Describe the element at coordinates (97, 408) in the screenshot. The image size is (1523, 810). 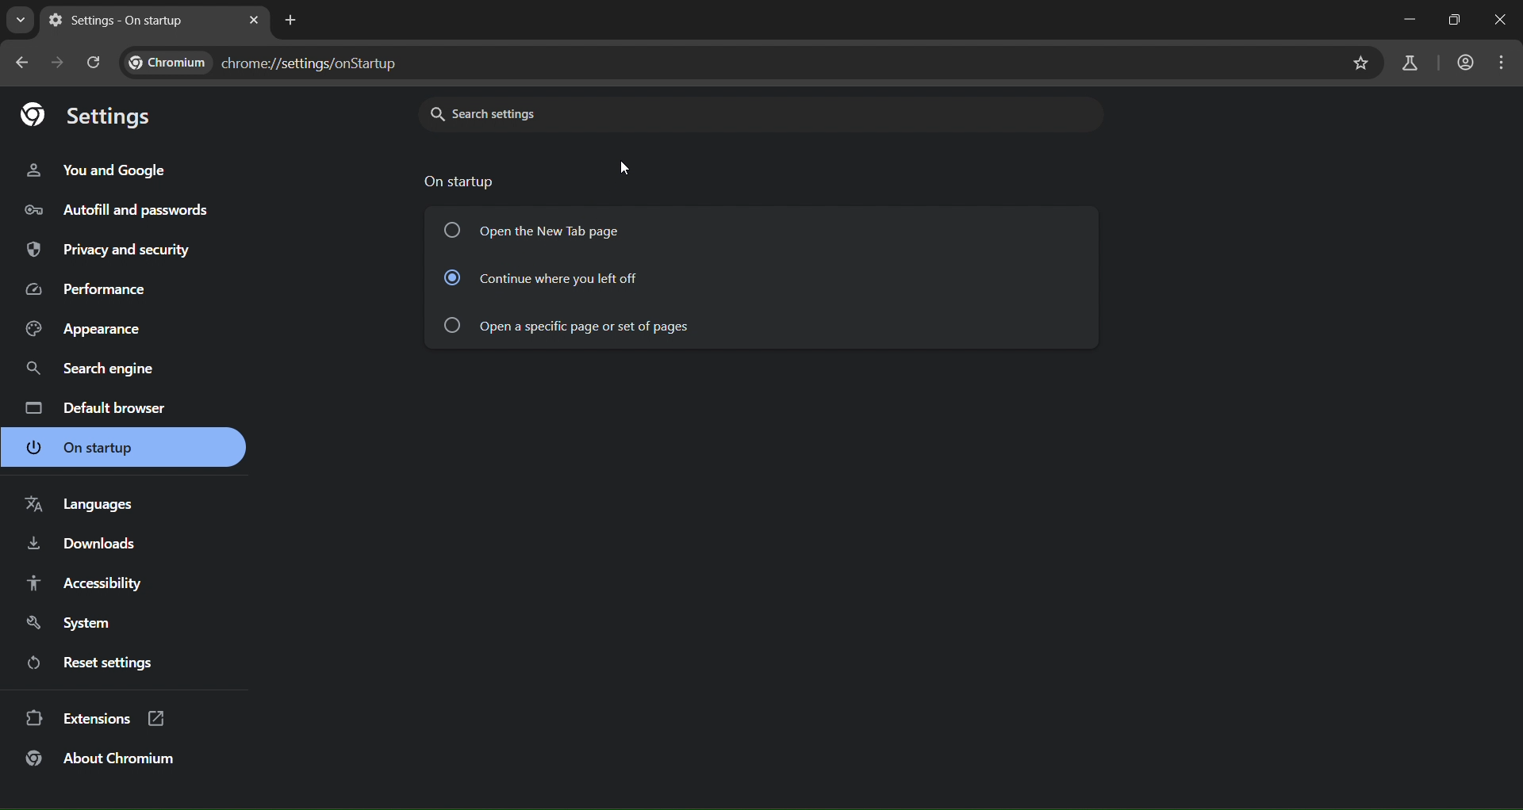
I see `default browser` at that location.